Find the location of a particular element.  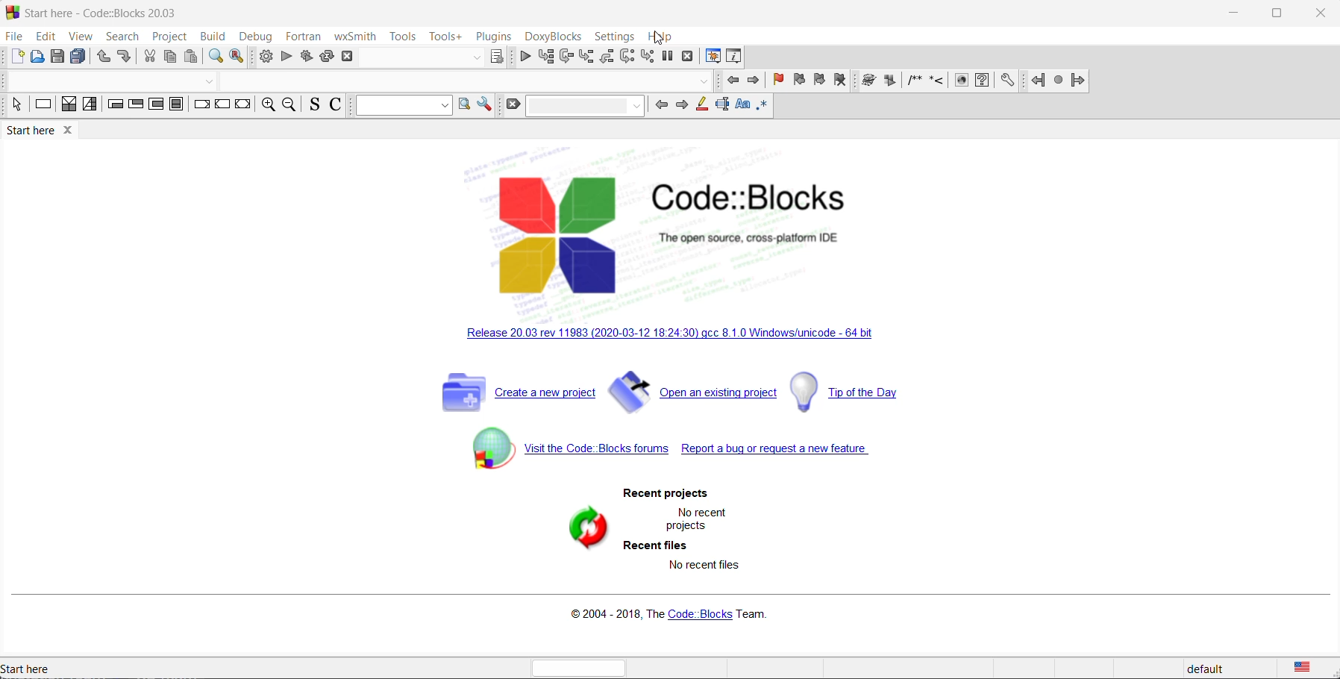

start here is located at coordinates (48, 131).